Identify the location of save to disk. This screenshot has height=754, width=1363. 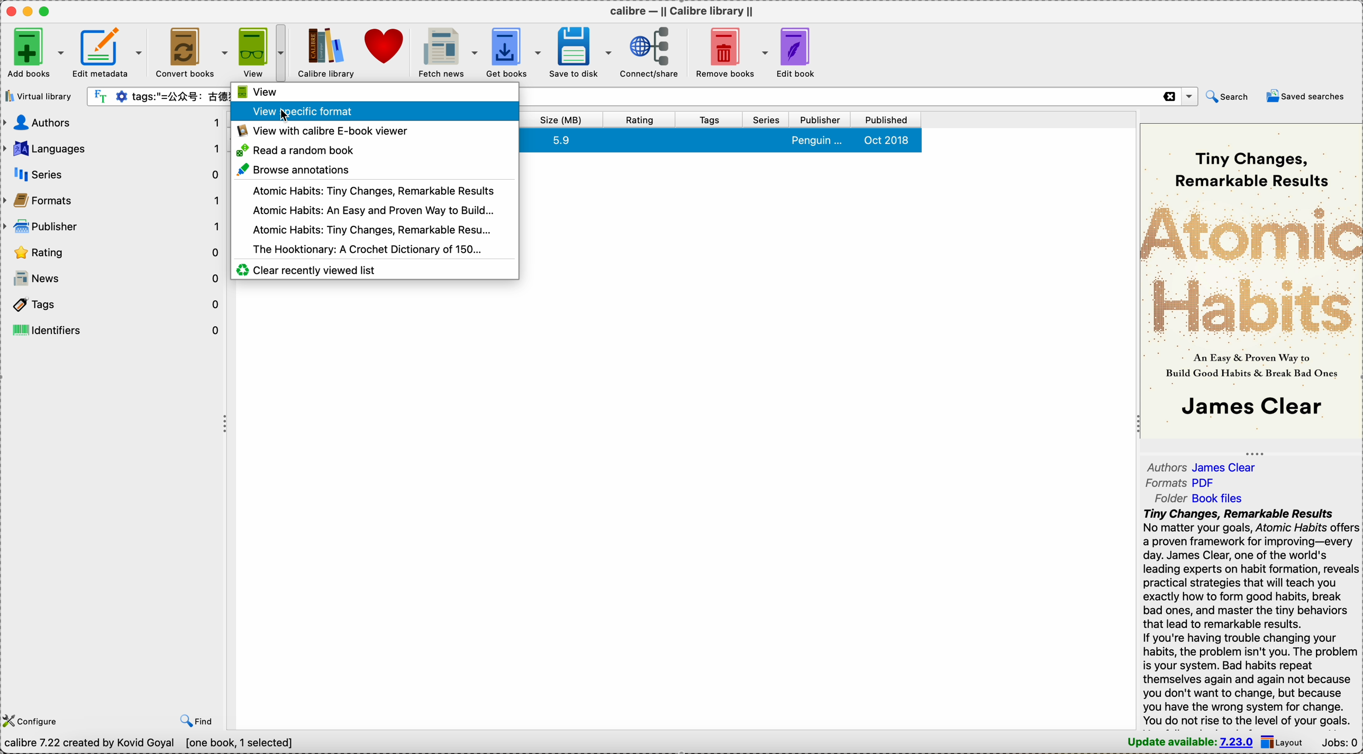
(581, 51).